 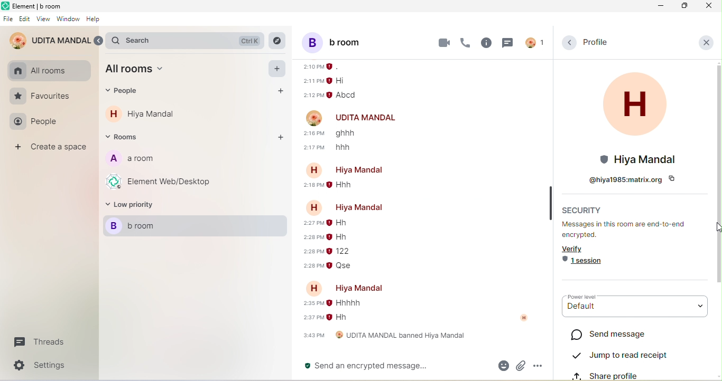 I want to click on element web/desktop, so click(x=162, y=181).